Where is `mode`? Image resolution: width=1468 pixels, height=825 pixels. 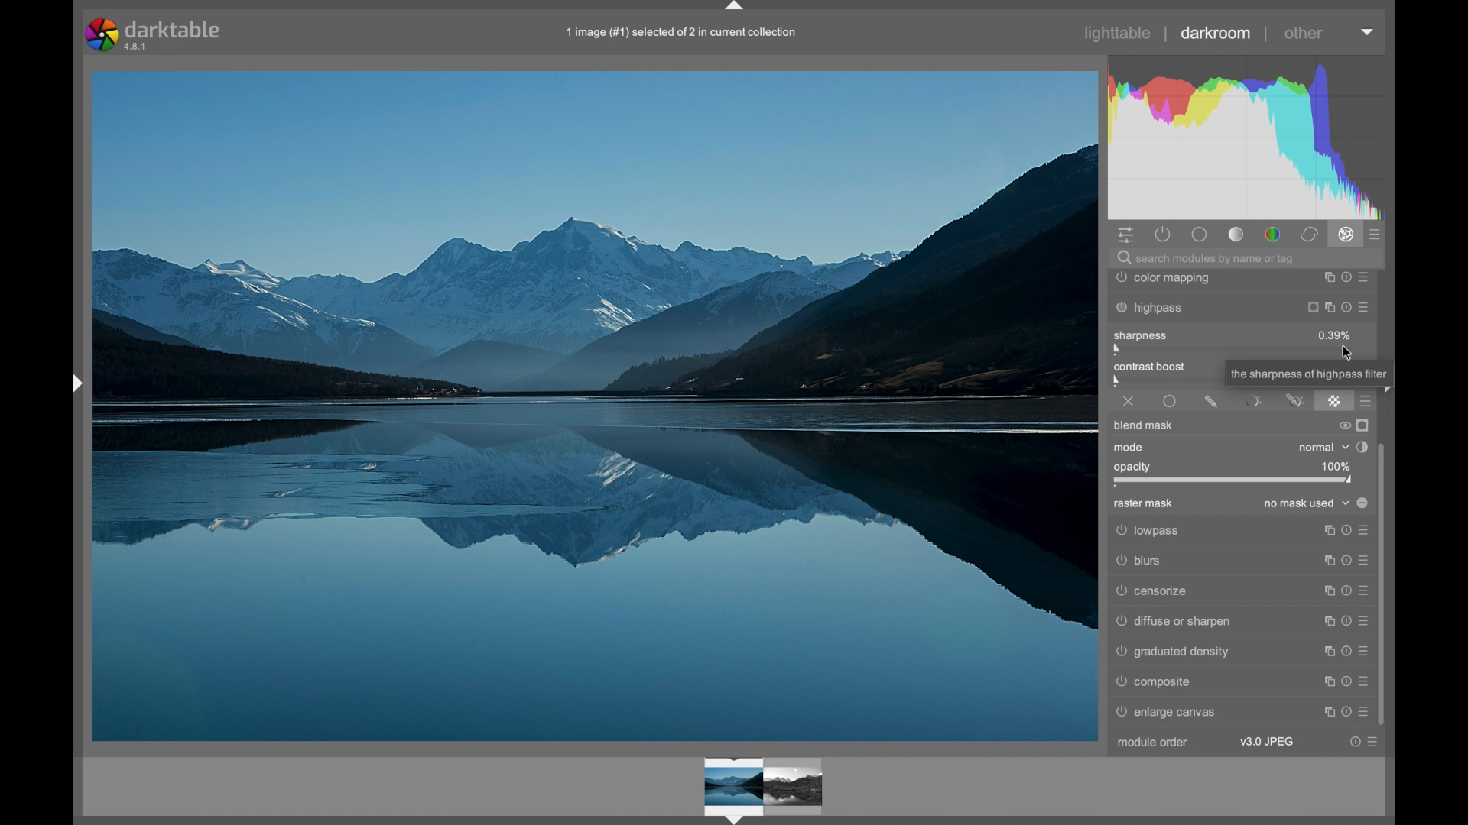
mode is located at coordinates (1129, 448).